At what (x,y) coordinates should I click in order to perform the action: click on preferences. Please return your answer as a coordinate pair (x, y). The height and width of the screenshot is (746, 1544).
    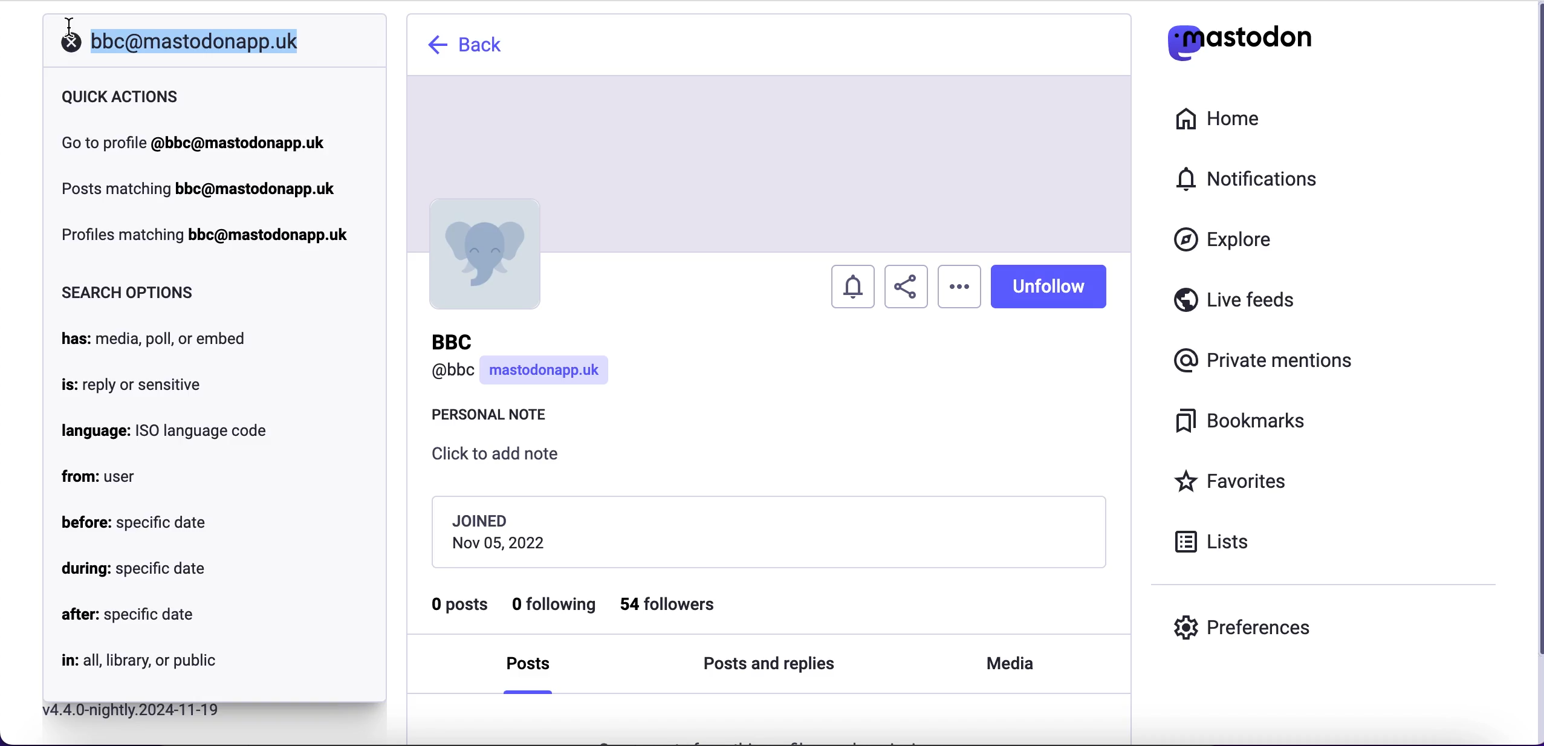
    Looking at the image, I should click on (1243, 627).